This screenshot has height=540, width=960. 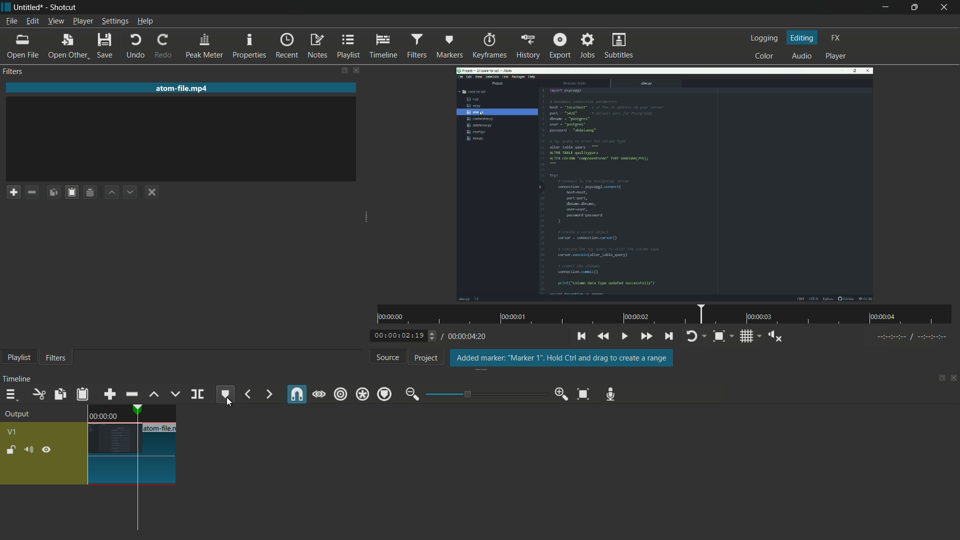 What do you see at coordinates (718, 336) in the screenshot?
I see `toggle zoom` at bounding box center [718, 336].